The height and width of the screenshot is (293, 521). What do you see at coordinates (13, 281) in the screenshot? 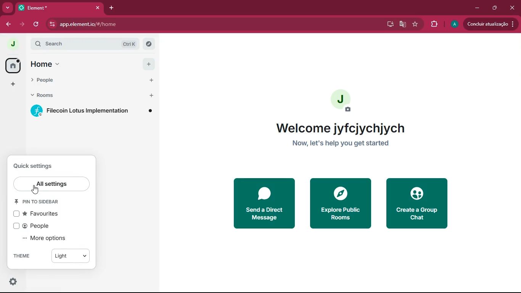
I see `quick settings` at bounding box center [13, 281].